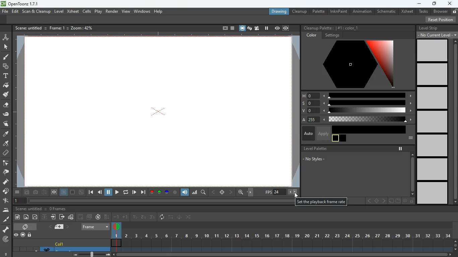 Image resolution: width=458 pixels, height=257 pixels. Describe the element at coordinates (407, 11) in the screenshot. I see `xsheet` at that location.